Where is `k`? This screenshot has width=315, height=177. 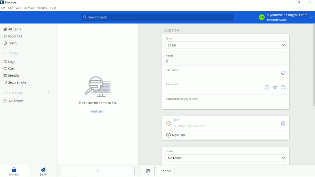 k is located at coordinates (225, 62).